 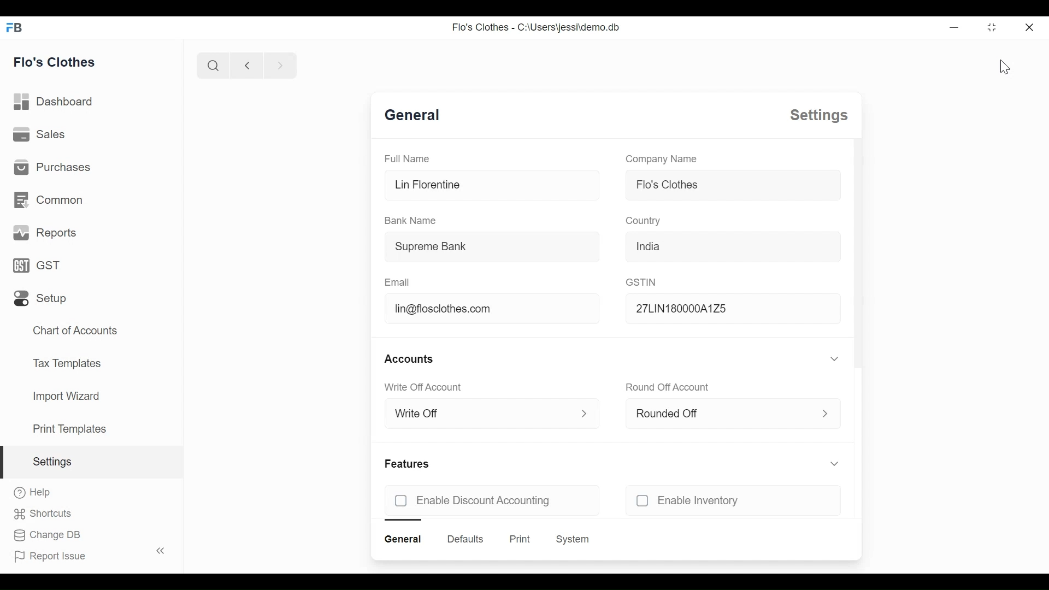 What do you see at coordinates (952, 27) in the screenshot?
I see `Minimize` at bounding box center [952, 27].